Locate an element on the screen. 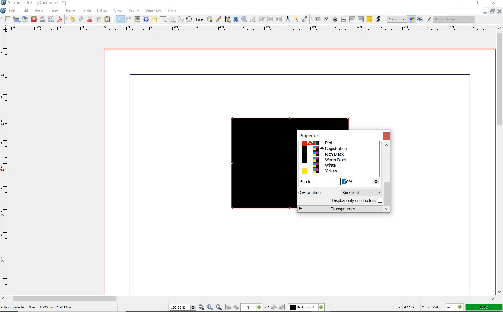 The height and width of the screenshot is (312, 503). properties is located at coordinates (309, 136).